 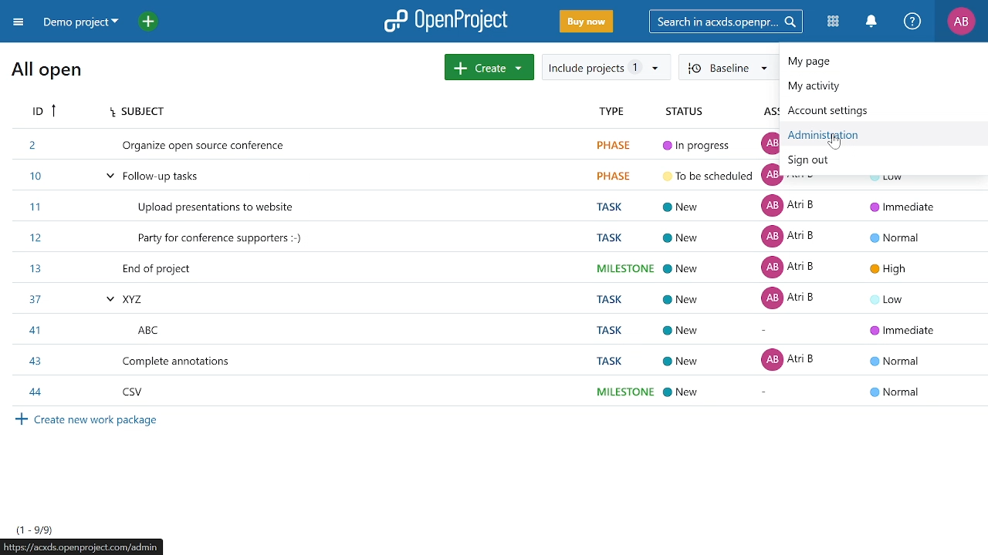 I want to click on Include projects, so click(x=606, y=67).